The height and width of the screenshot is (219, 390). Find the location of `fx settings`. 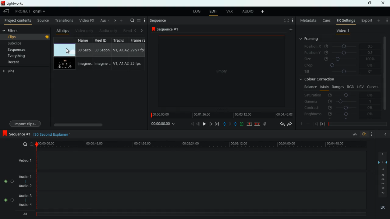

fx settings is located at coordinates (346, 21).